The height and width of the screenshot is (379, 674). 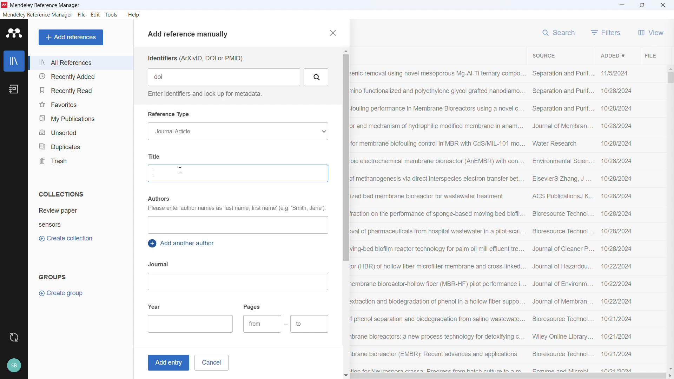 I want to click on File , so click(x=649, y=55).